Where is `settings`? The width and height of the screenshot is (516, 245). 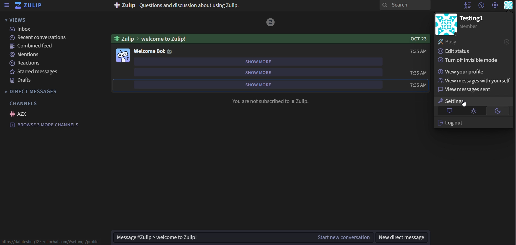 settings is located at coordinates (464, 102).